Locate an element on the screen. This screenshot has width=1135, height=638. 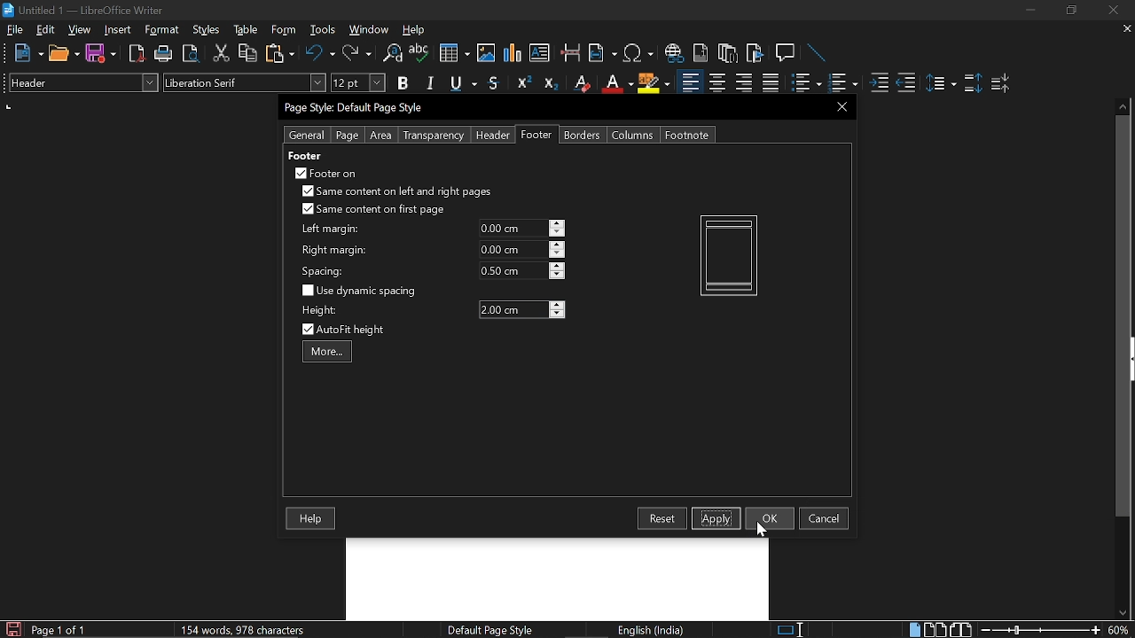
Subscript is located at coordinates (550, 83).